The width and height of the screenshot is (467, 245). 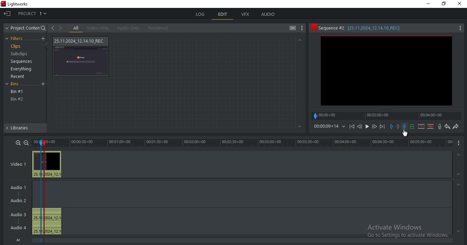 What do you see at coordinates (17, 99) in the screenshot?
I see `bin #2` at bounding box center [17, 99].